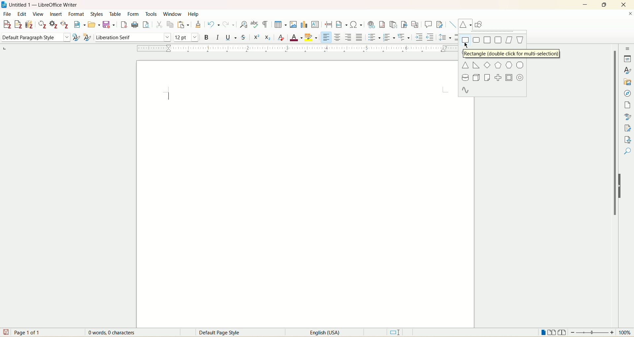 The image size is (634, 337). What do you see at coordinates (30, 24) in the screenshot?
I see `add bibliography` at bounding box center [30, 24].